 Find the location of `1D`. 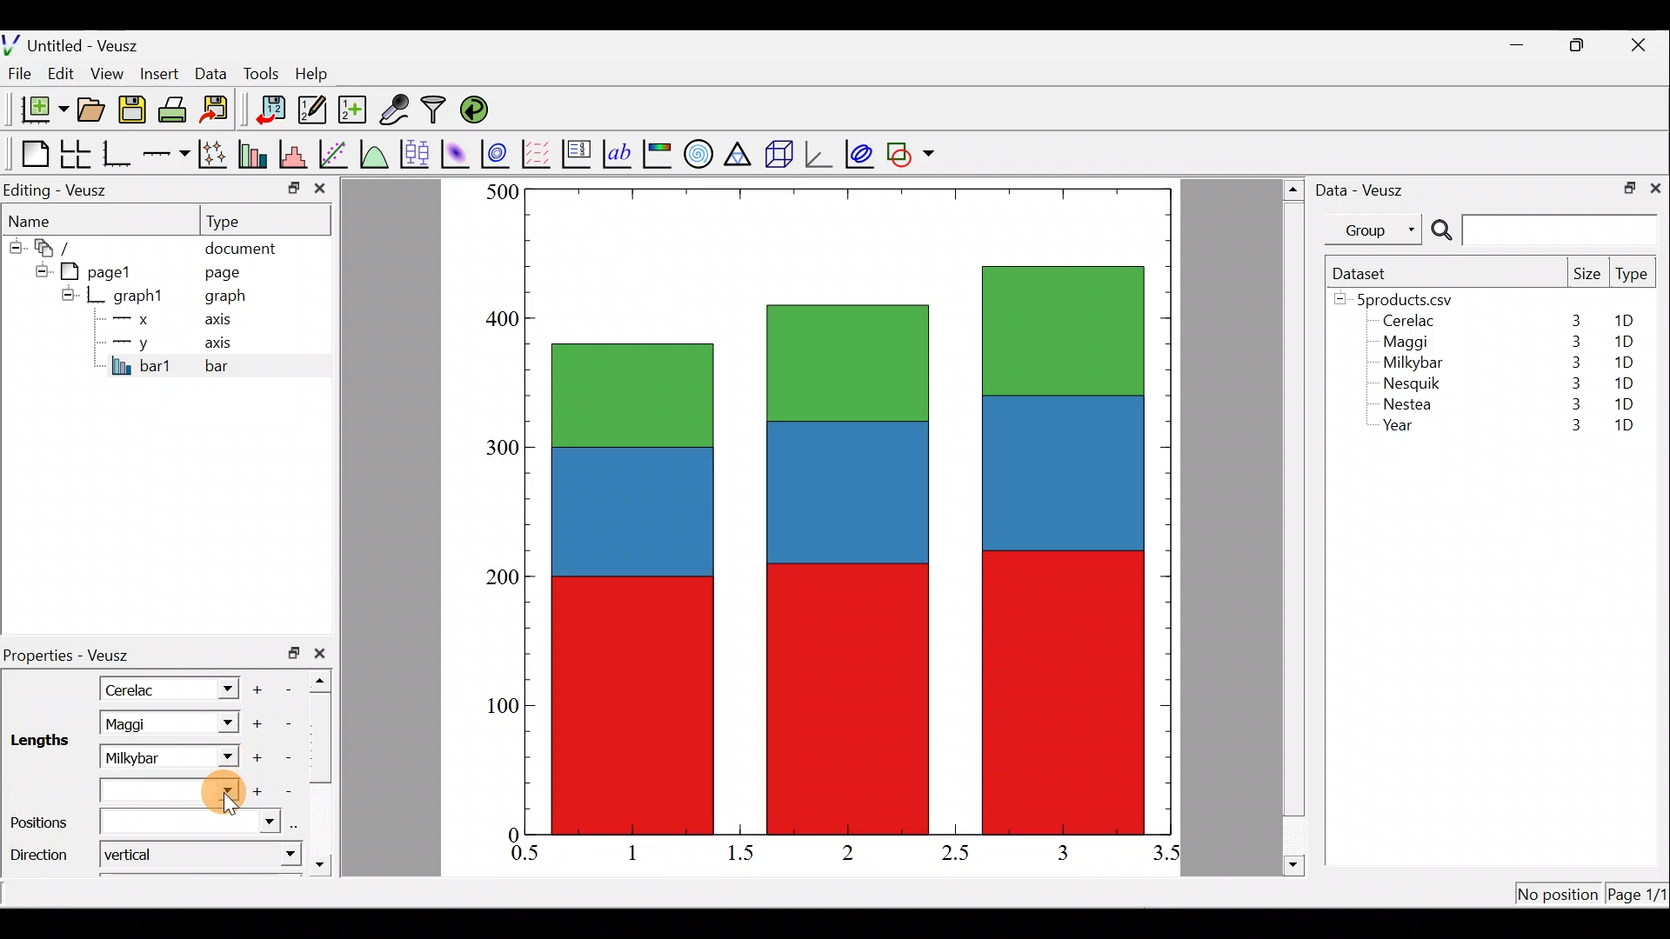

1D is located at coordinates (1624, 427).